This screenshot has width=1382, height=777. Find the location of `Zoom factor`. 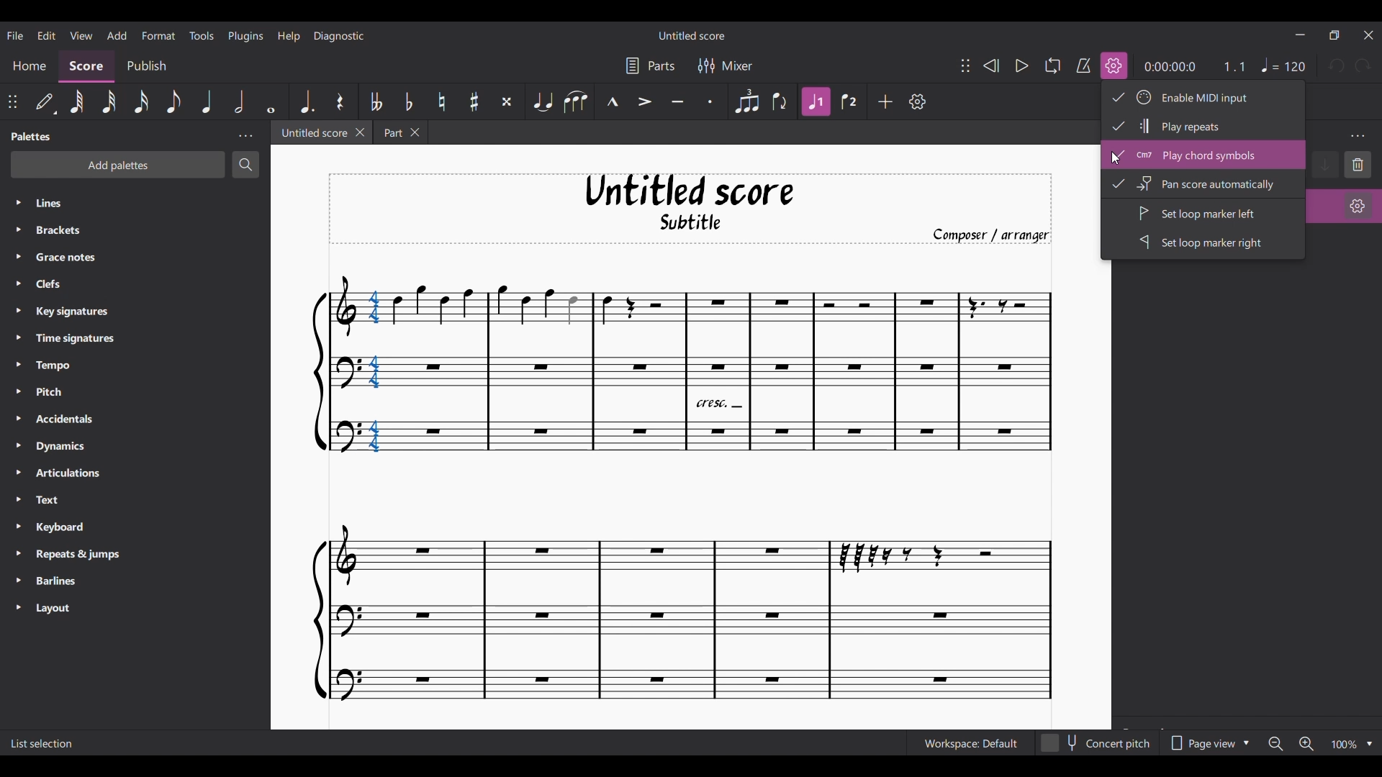

Zoom factor is located at coordinates (1344, 745).